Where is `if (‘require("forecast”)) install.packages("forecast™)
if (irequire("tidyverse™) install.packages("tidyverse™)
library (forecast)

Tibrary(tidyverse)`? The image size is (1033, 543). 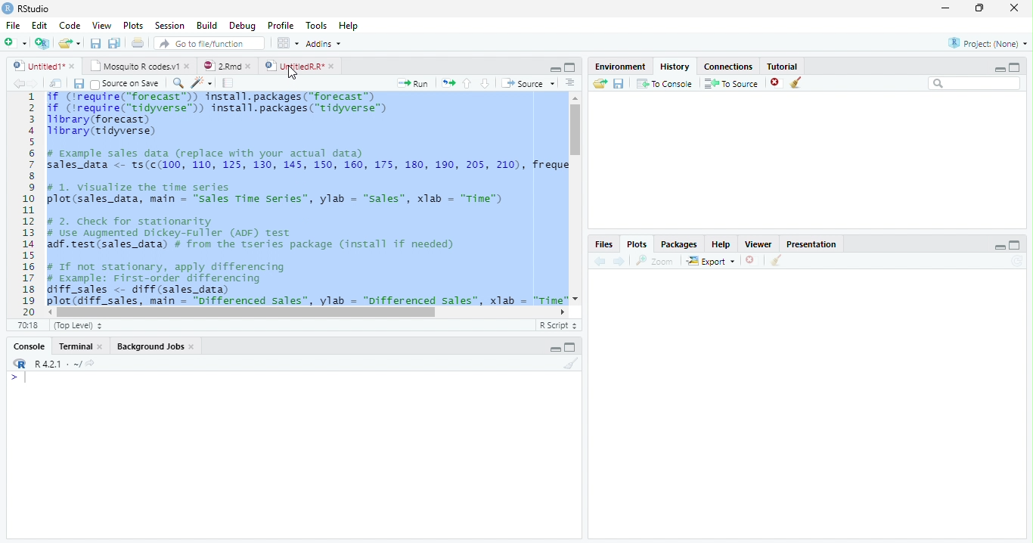 if (‘require("forecast”)) install.packages("forecast™)
if (irequire("tidyverse™) install.packages("tidyverse™)
library (forecast)

Tibrary(tidyverse) is located at coordinates (226, 114).